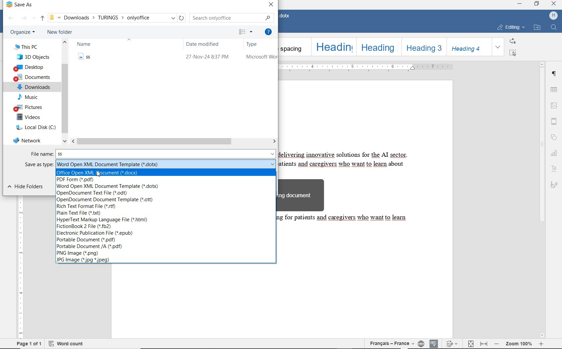 The height and width of the screenshot is (349, 562). I want to click on FIND, so click(554, 28).